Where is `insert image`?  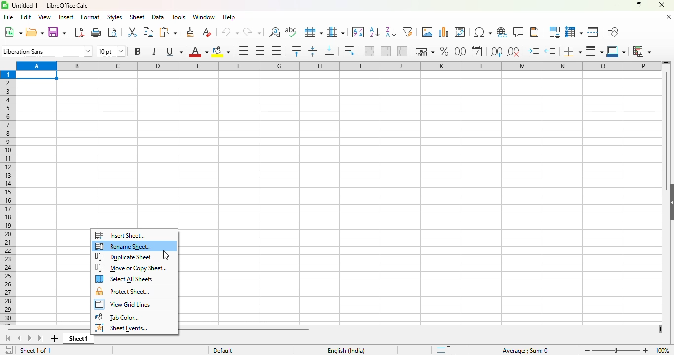 insert image is located at coordinates (427, 32).